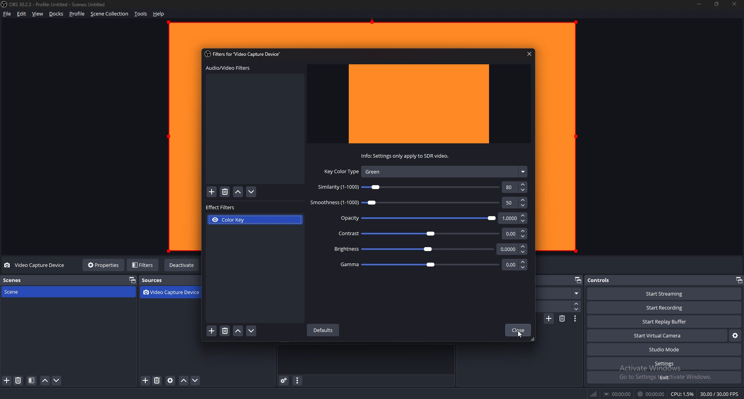  I want to click on docks, so click(57, 14).